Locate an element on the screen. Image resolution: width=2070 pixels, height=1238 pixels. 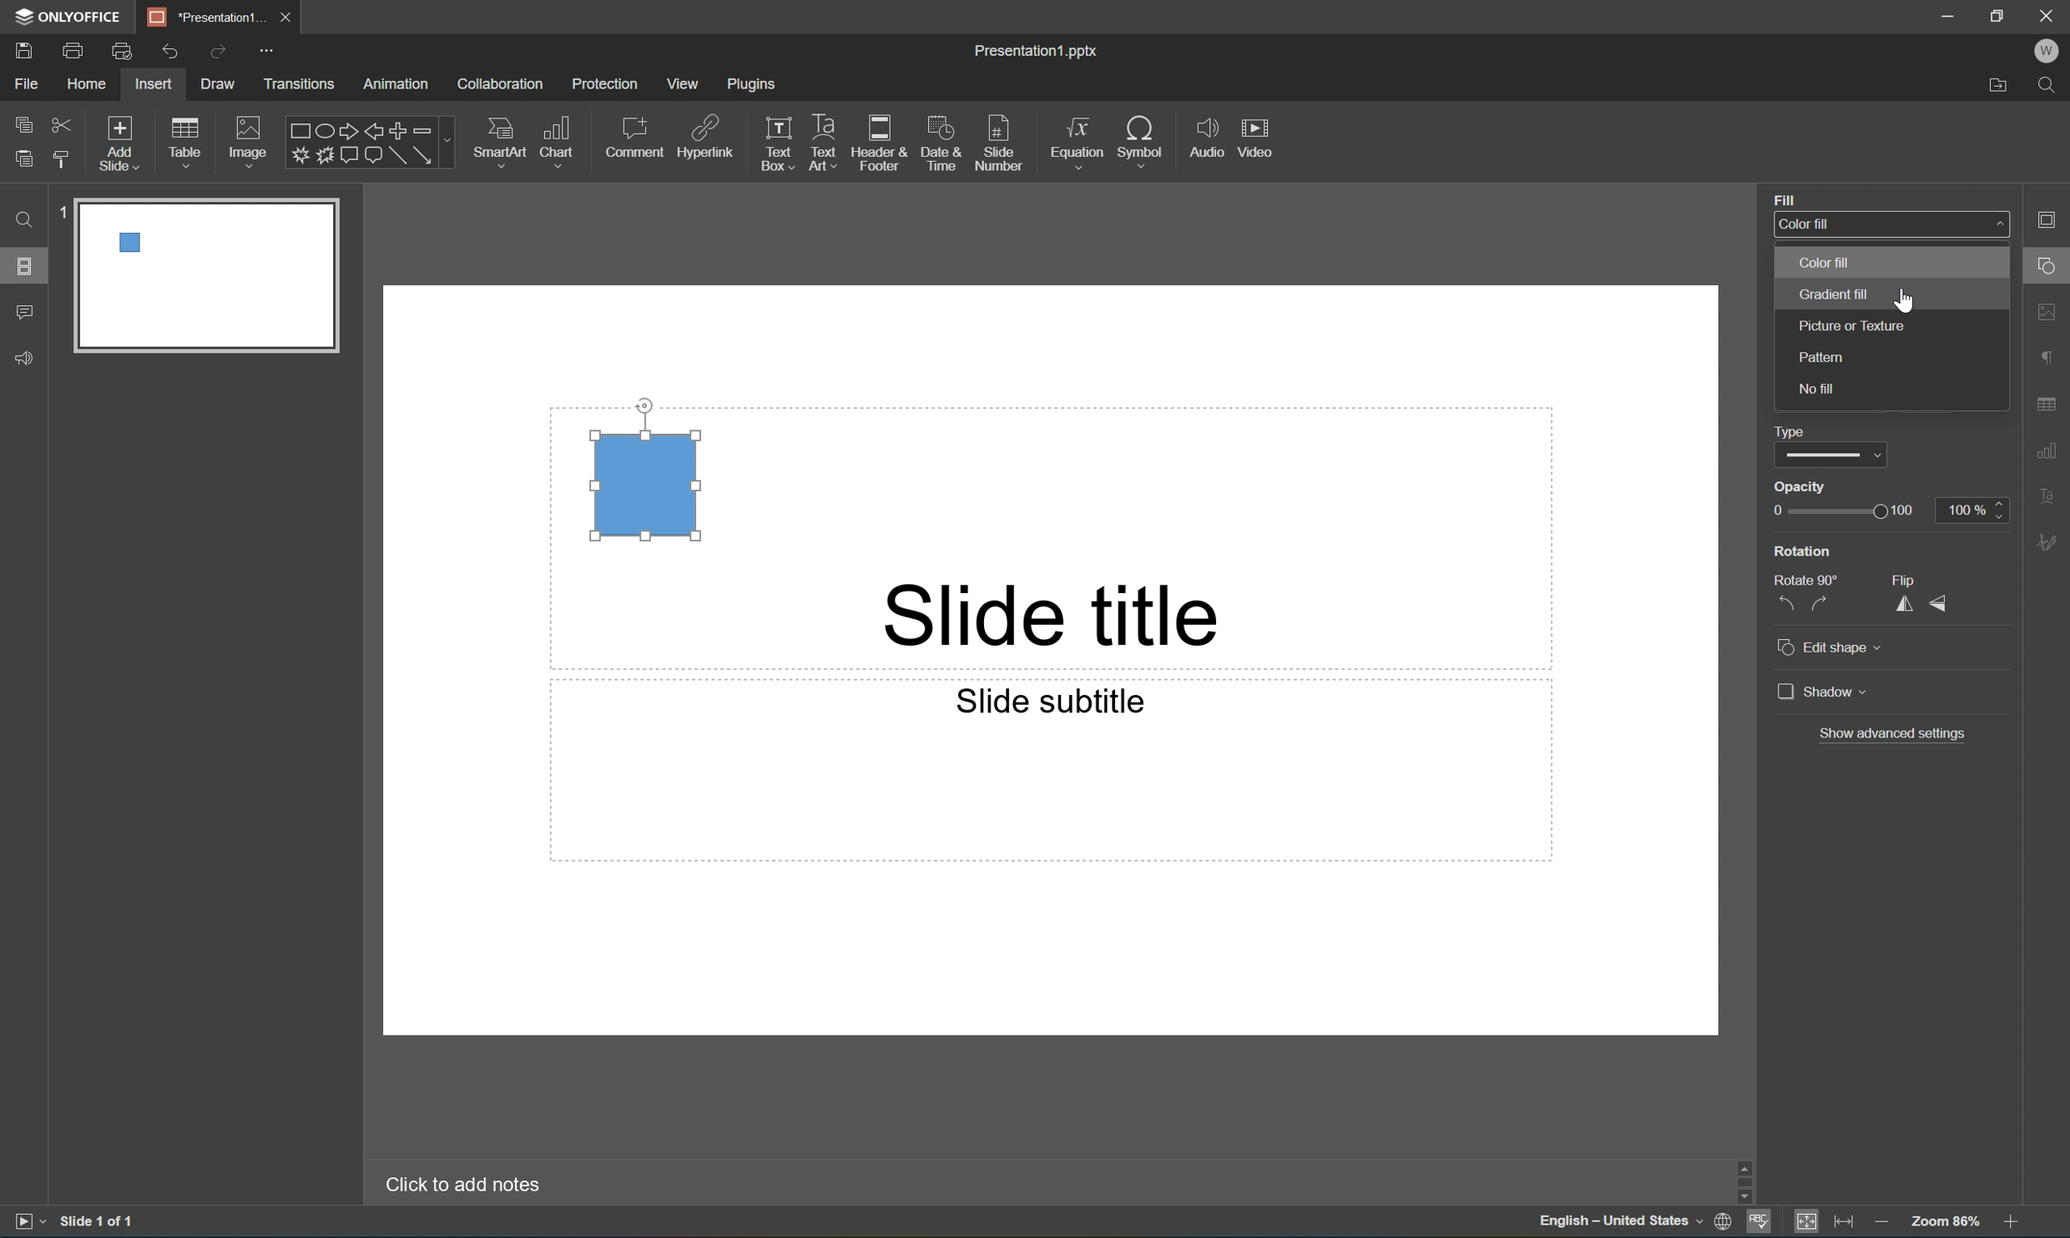
 is located at coordinates (324, 155).